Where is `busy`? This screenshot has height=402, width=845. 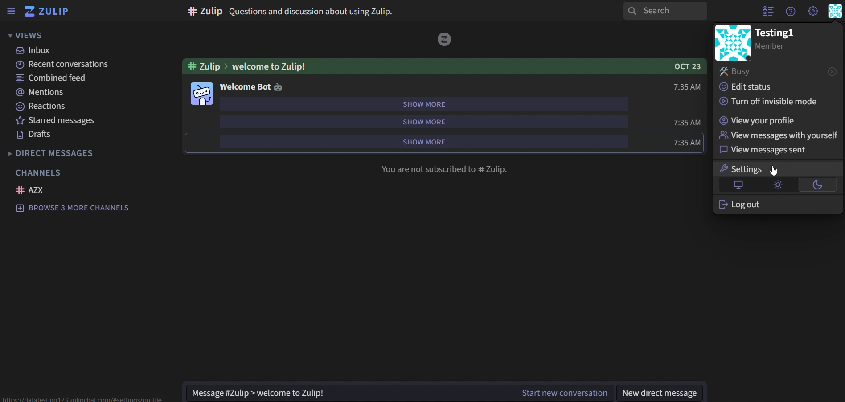
busy is located at coordinates (752, 70).